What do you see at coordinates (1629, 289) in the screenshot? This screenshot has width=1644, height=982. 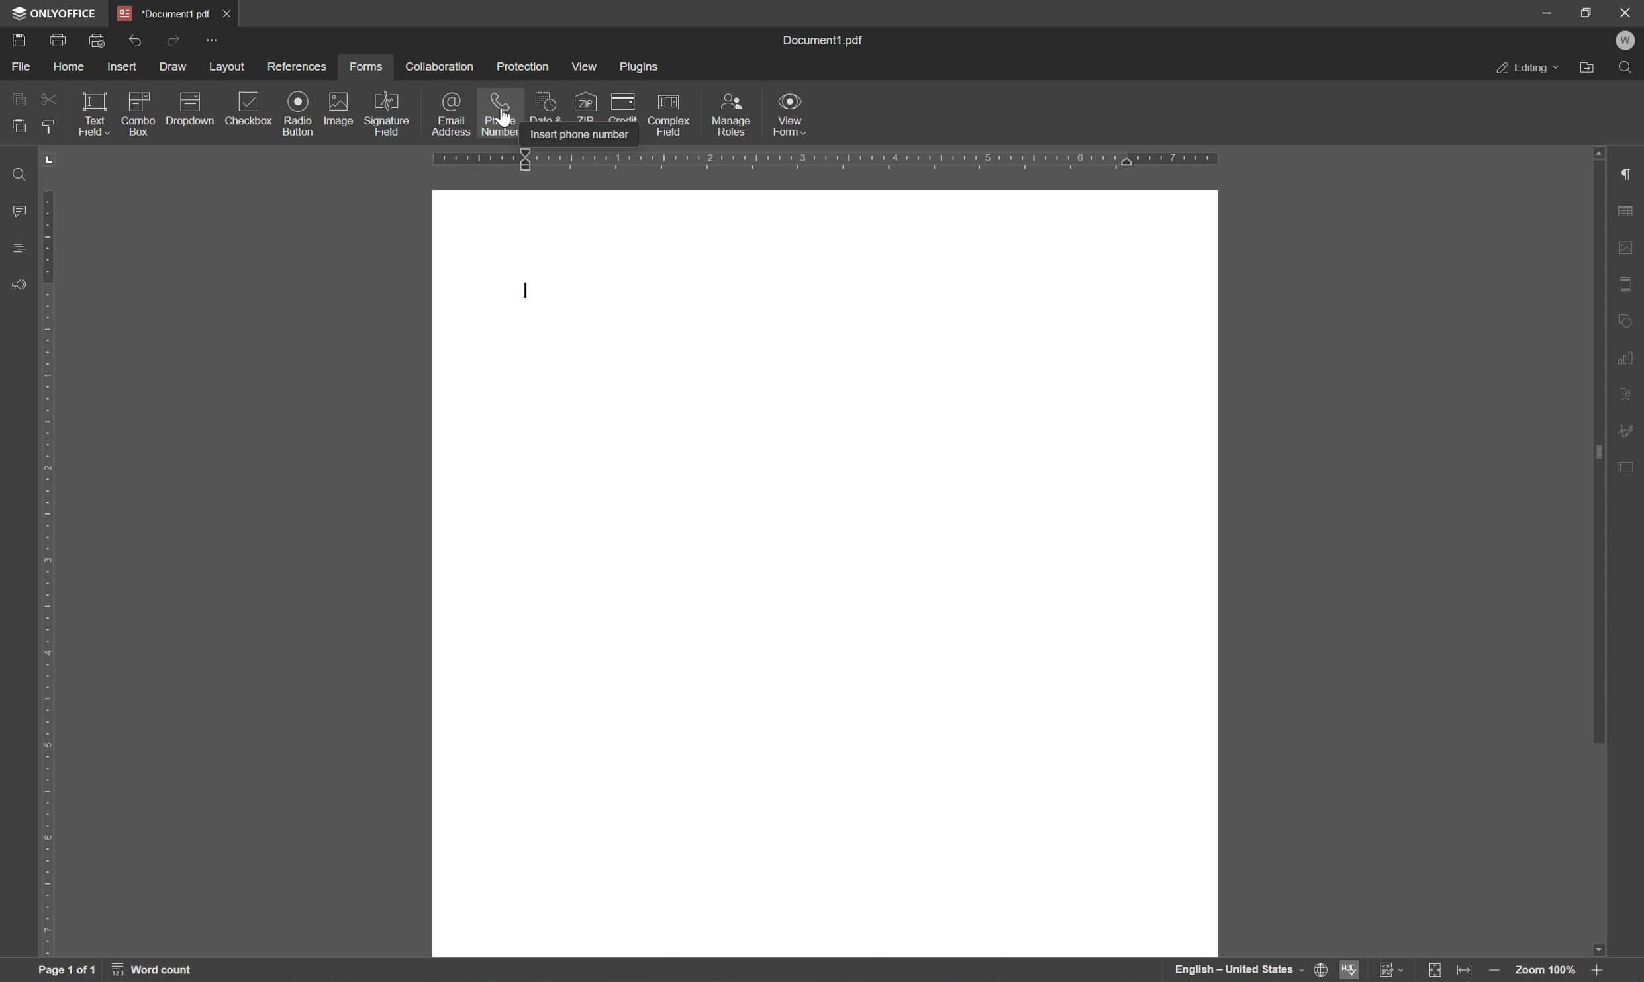 I see `header and footer settings` at bounding box center [1629, 289].